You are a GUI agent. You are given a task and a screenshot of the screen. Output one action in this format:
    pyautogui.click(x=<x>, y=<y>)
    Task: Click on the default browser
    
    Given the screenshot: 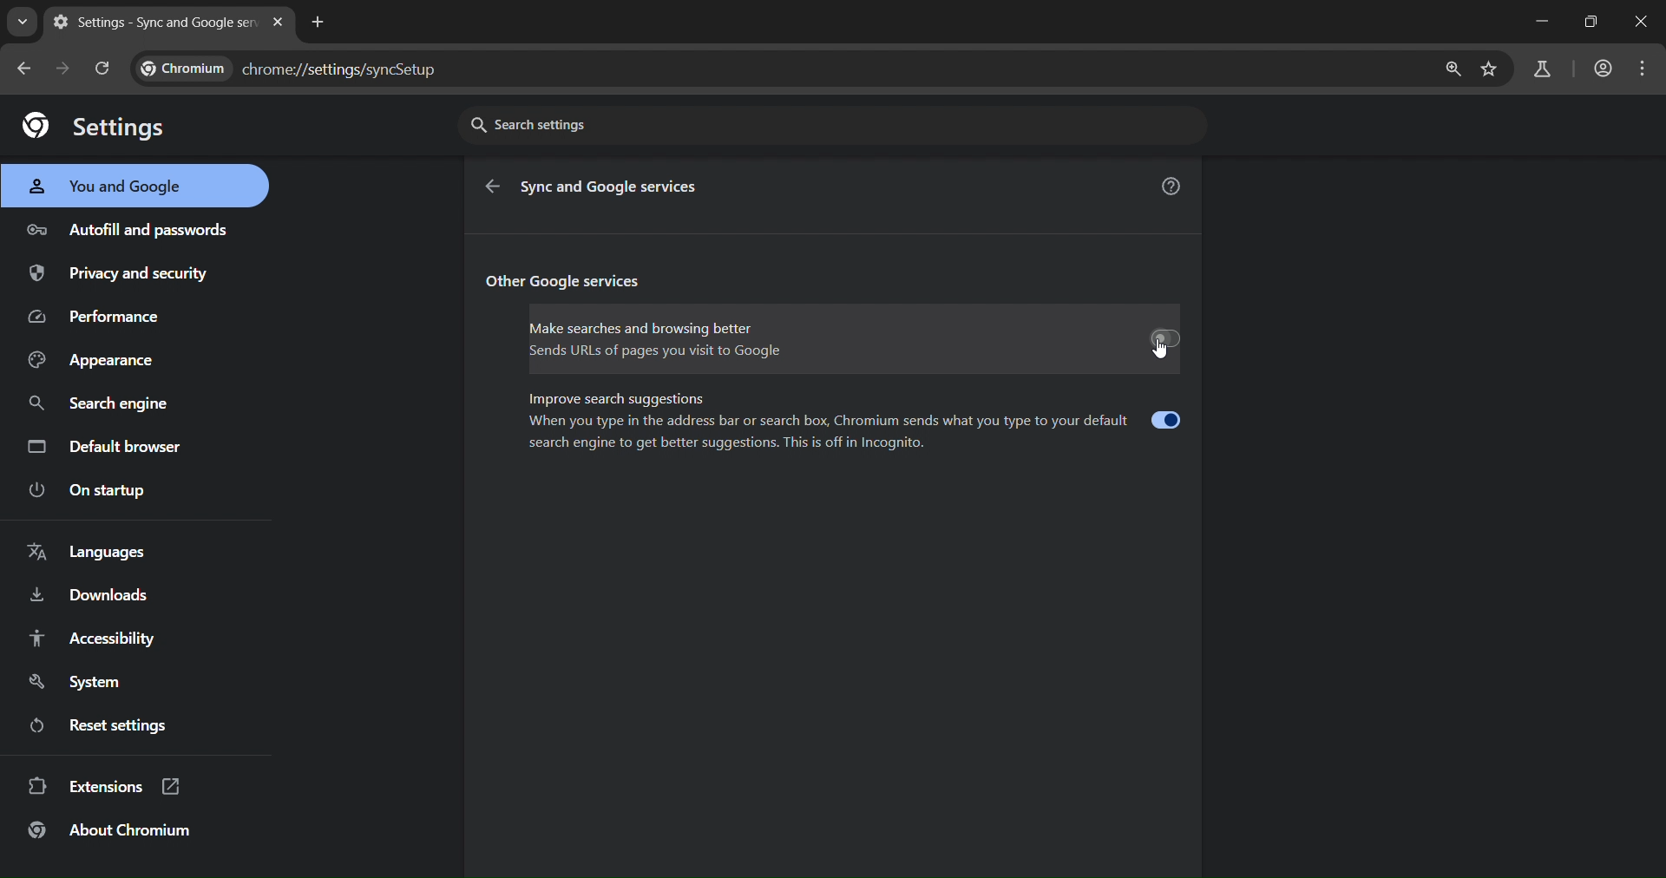 What is the action you would take?
    pyautogui.click(x=108, y=449)
    